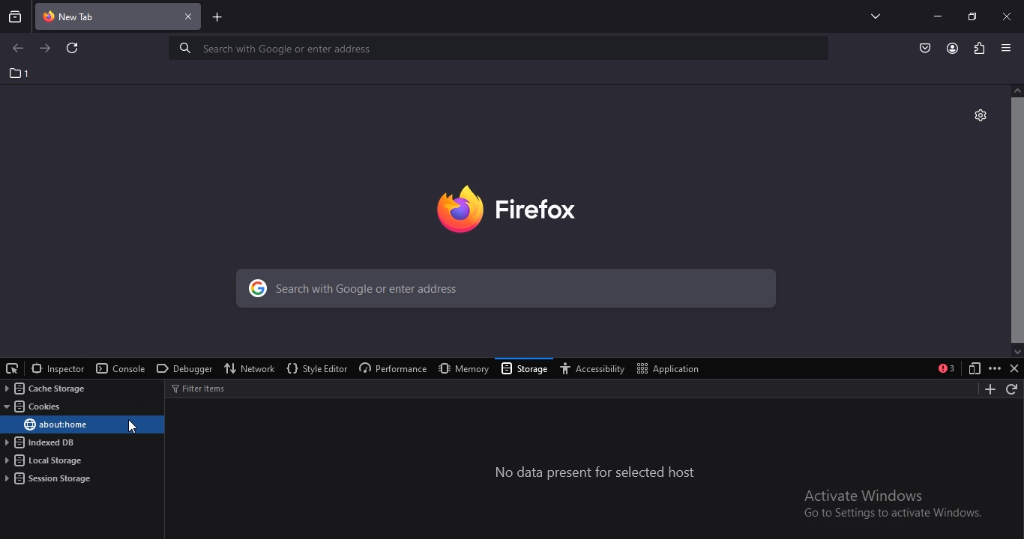 This screenshot has width=1024, height=539. I want to click on indexed DB, so click(43, 443).